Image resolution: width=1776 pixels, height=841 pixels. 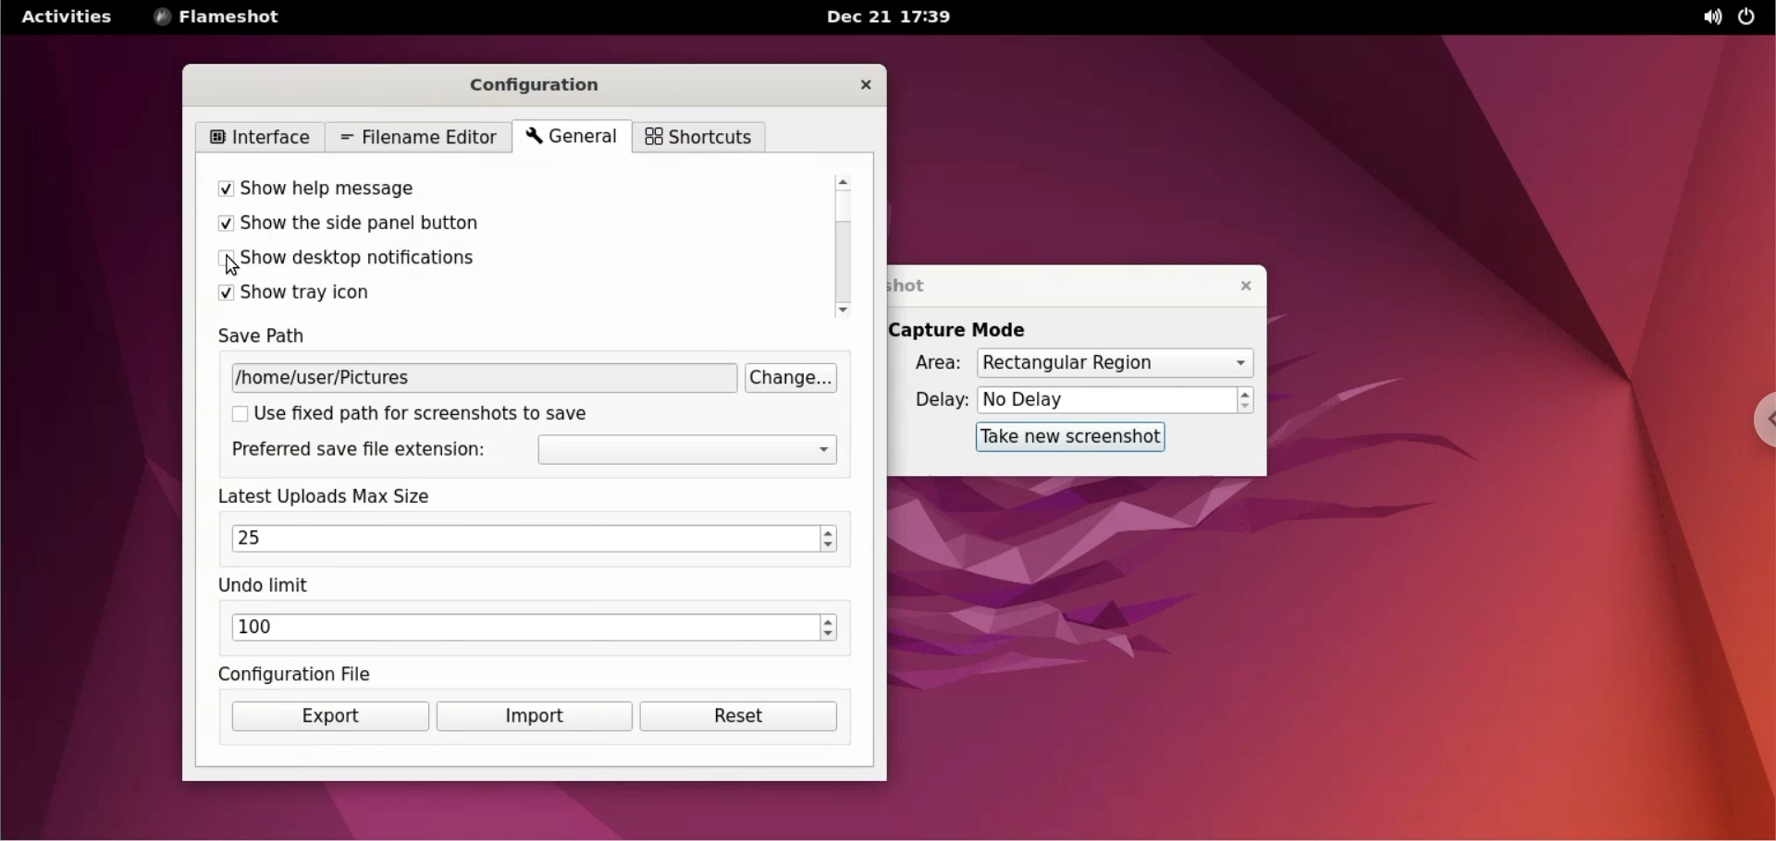 What do you see at coordinates (523, 629) in the screenshot?
I see `undo limit value input box` at bounding box center [523, 629].